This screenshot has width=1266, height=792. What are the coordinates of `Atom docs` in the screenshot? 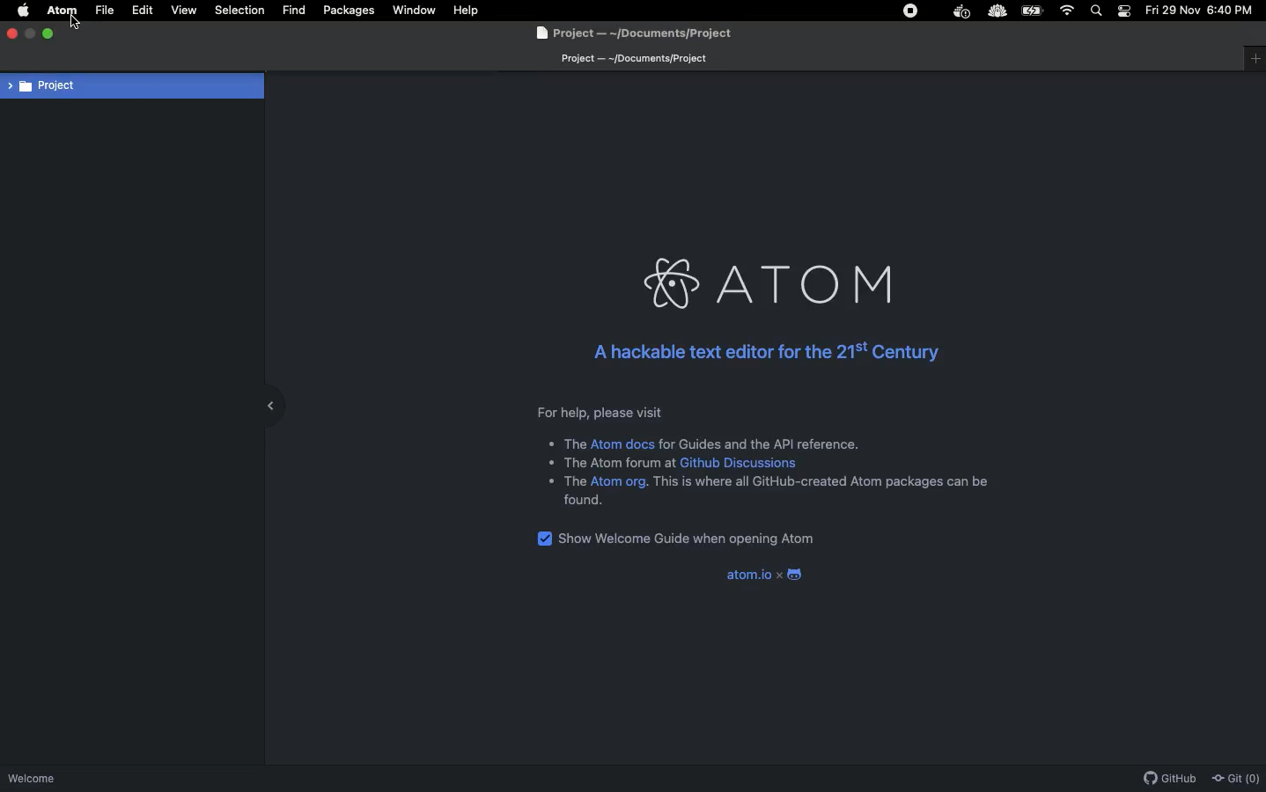 It's located at (622, 444).